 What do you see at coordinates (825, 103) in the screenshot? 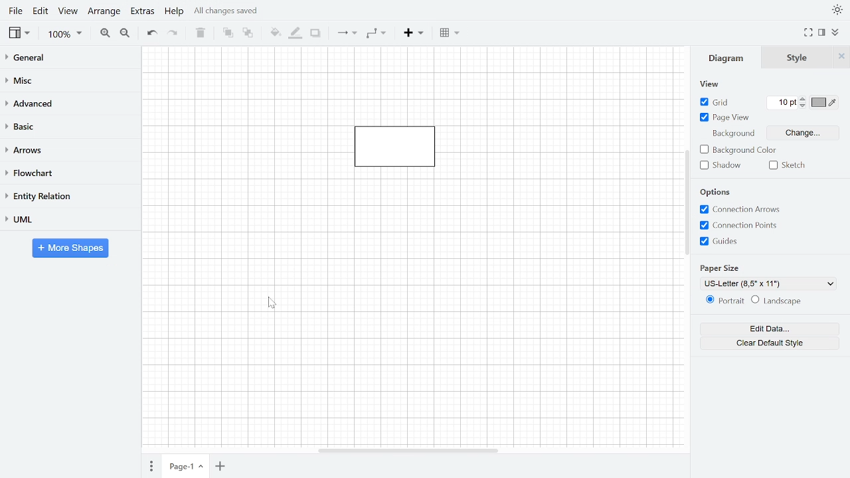
I see `Grid color` at bounding box center [825, 103].